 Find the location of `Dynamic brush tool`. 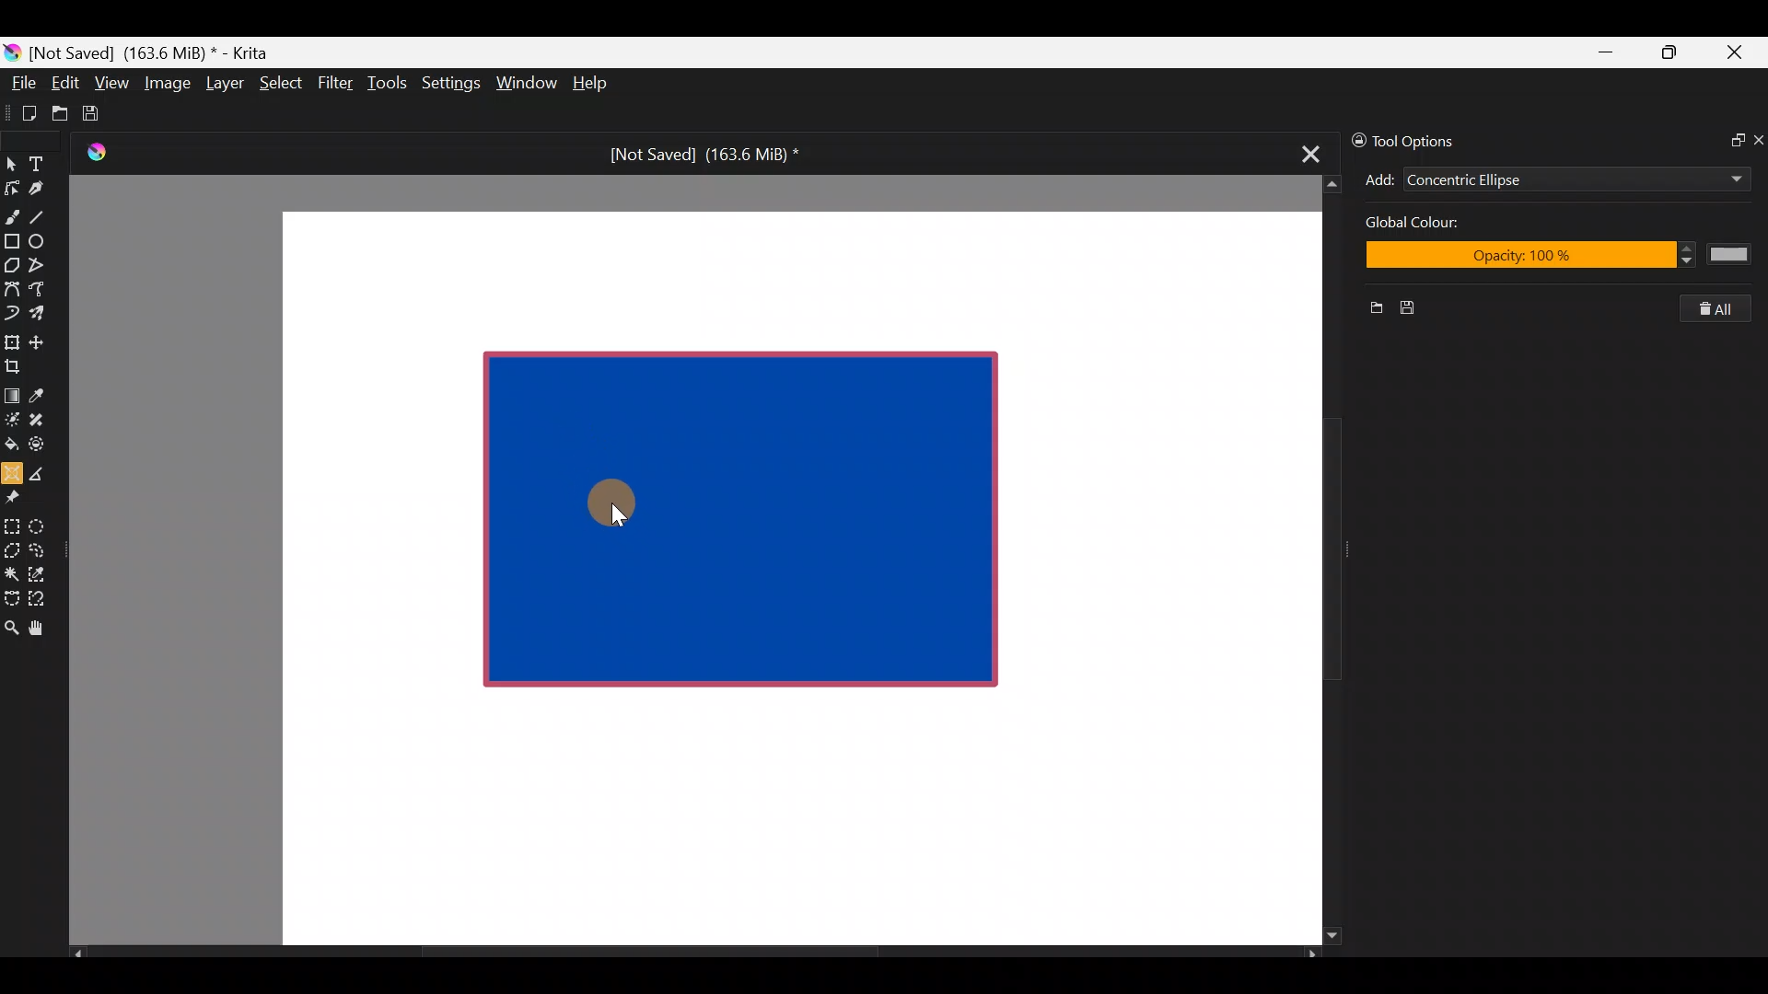

Dynamic brush tool is located at coordinates (13, 313).